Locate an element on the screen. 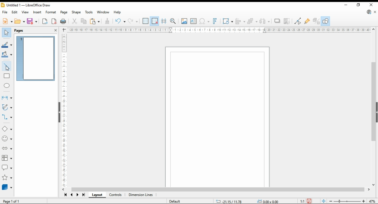 The height and width of the screenshot is (204, 378). previous page is located at coordinates (72, 195).